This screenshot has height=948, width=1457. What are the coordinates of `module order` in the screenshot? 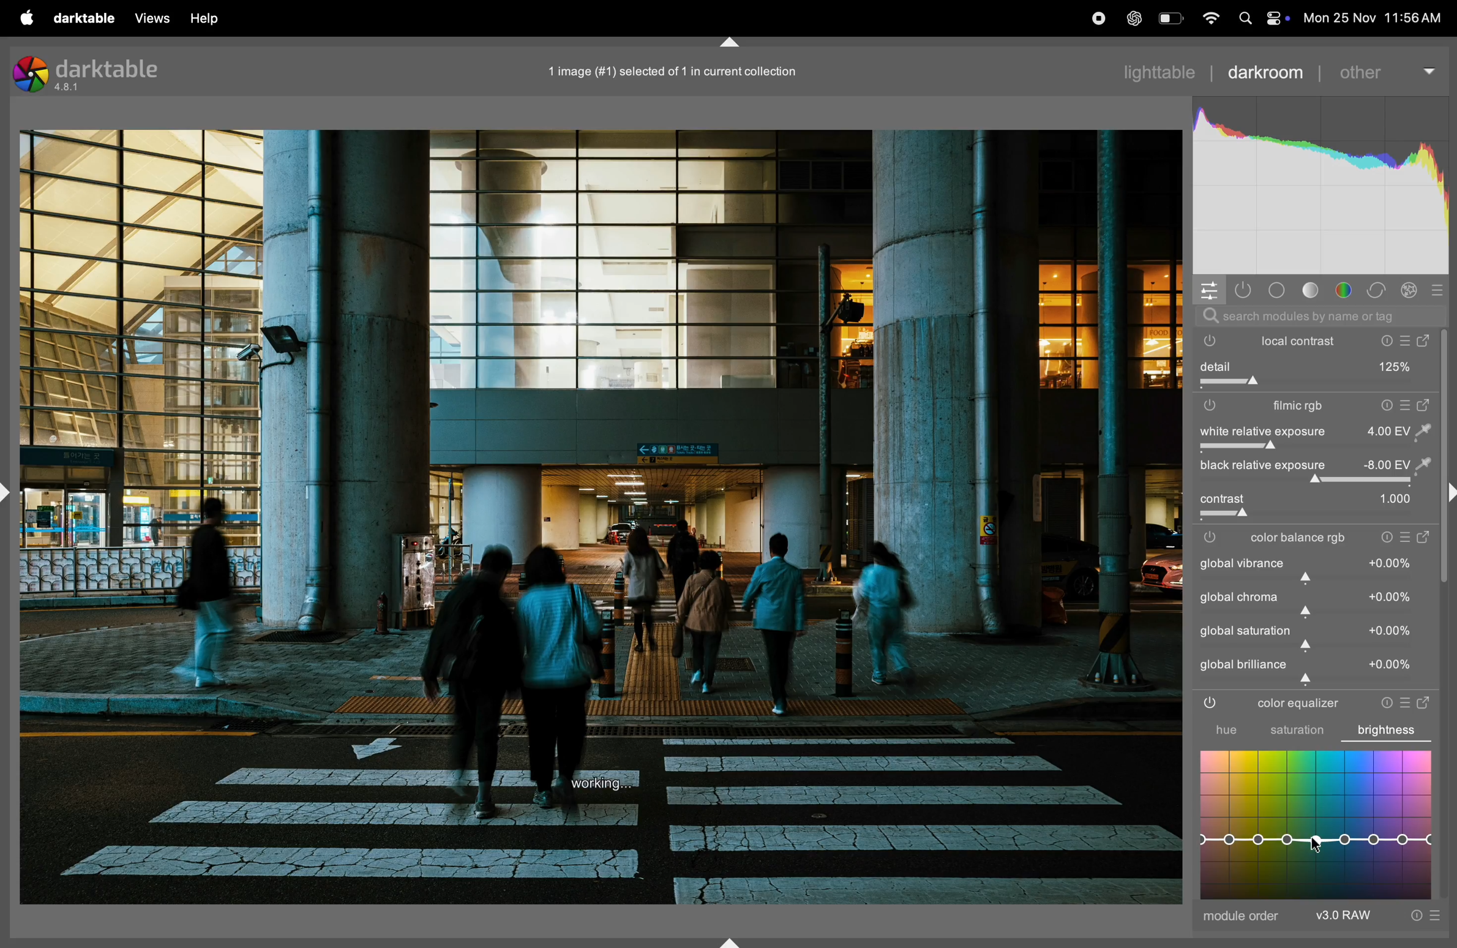 It's located at (1242, 919).